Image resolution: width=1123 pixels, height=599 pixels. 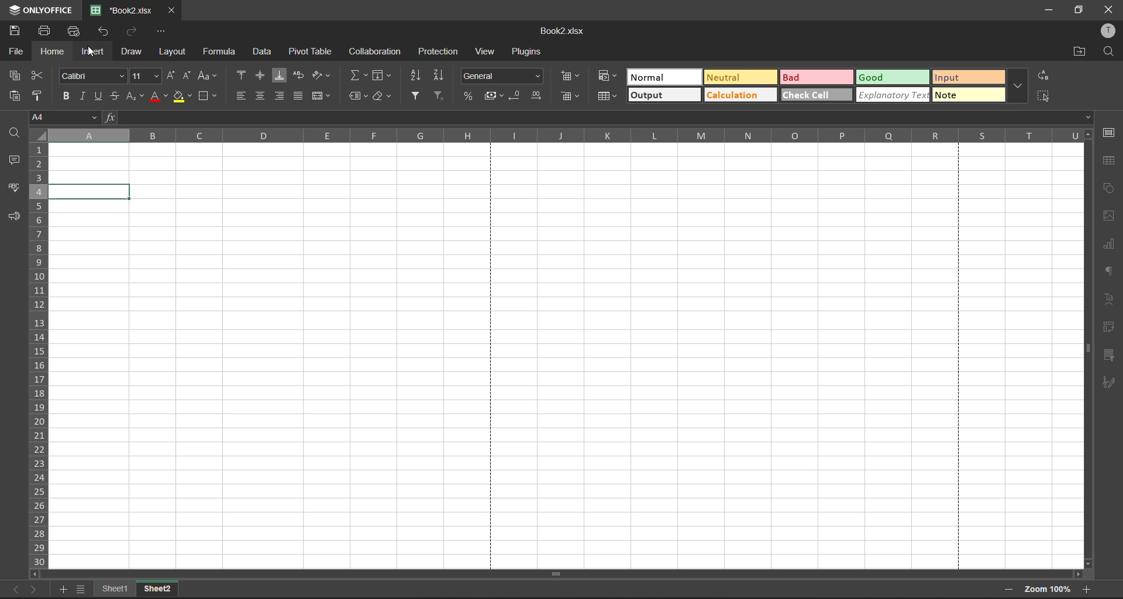 What do you see at coordinates (1107, 216) in the screenshot?
I see `images` at bounding box center [1107, 216].